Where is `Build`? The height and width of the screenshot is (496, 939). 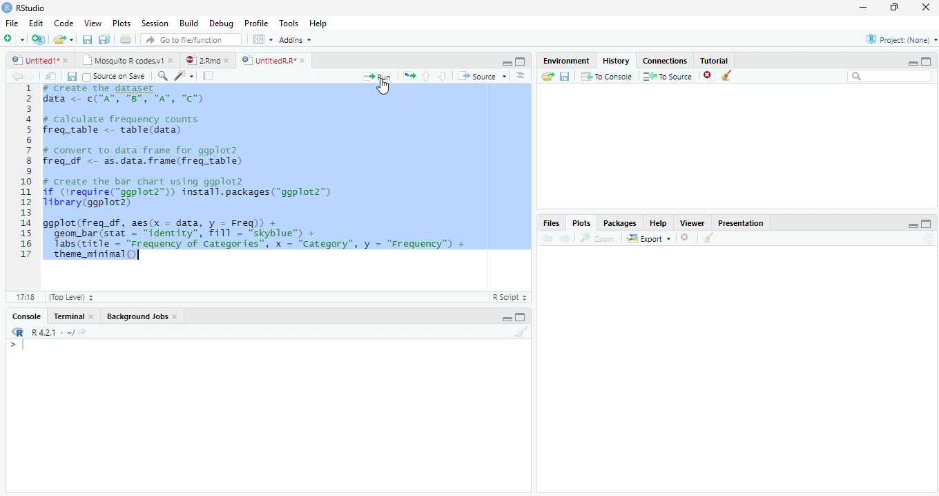
Build is located at coordinates (190, 23).